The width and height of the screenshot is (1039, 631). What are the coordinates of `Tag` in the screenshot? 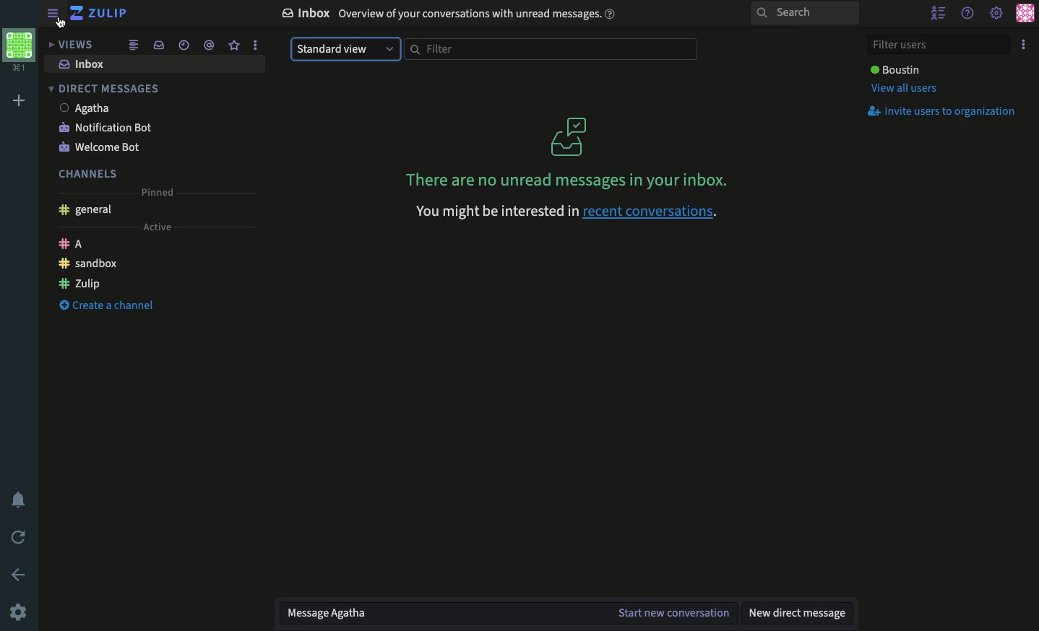 It's located at (210, 45).